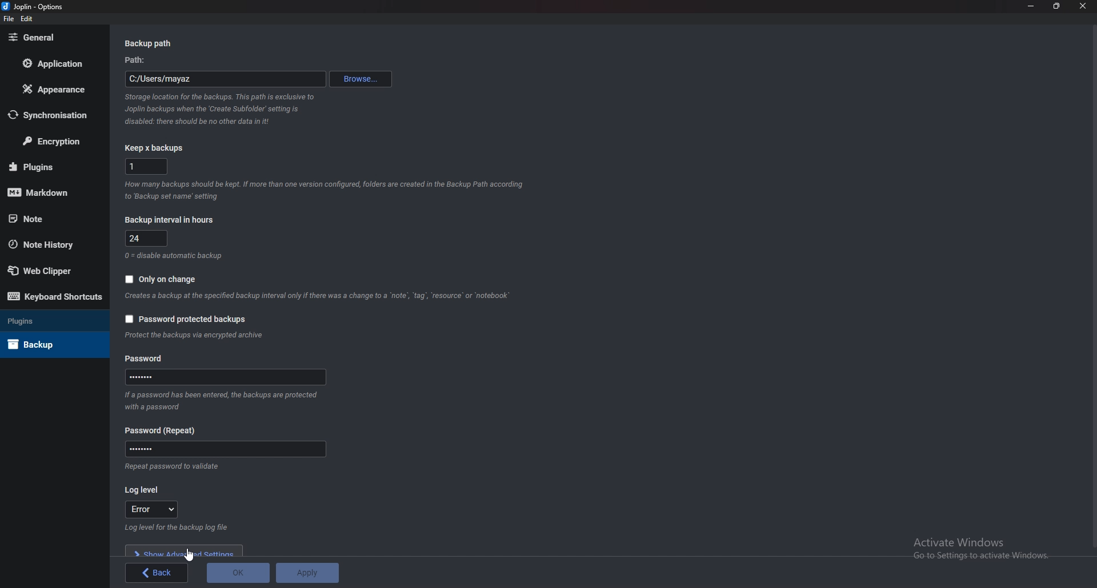  Describe the element at coordinates (173, 219) in the screenshot. I see `Backup interval in hours` at that location.